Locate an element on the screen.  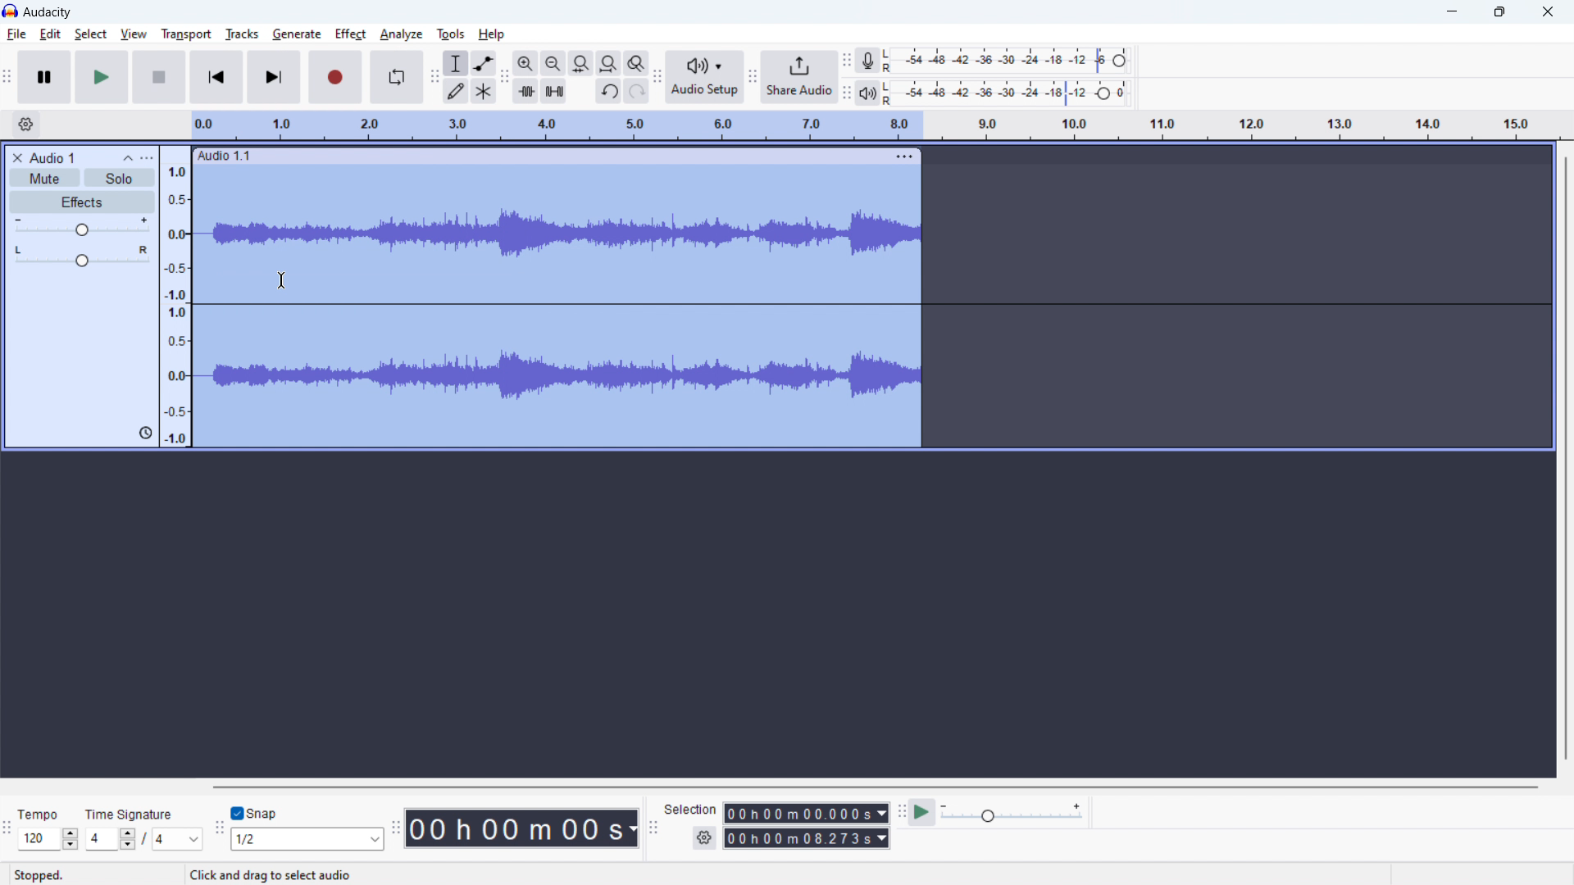
tools toolbar is located at coordinates (434, 76).